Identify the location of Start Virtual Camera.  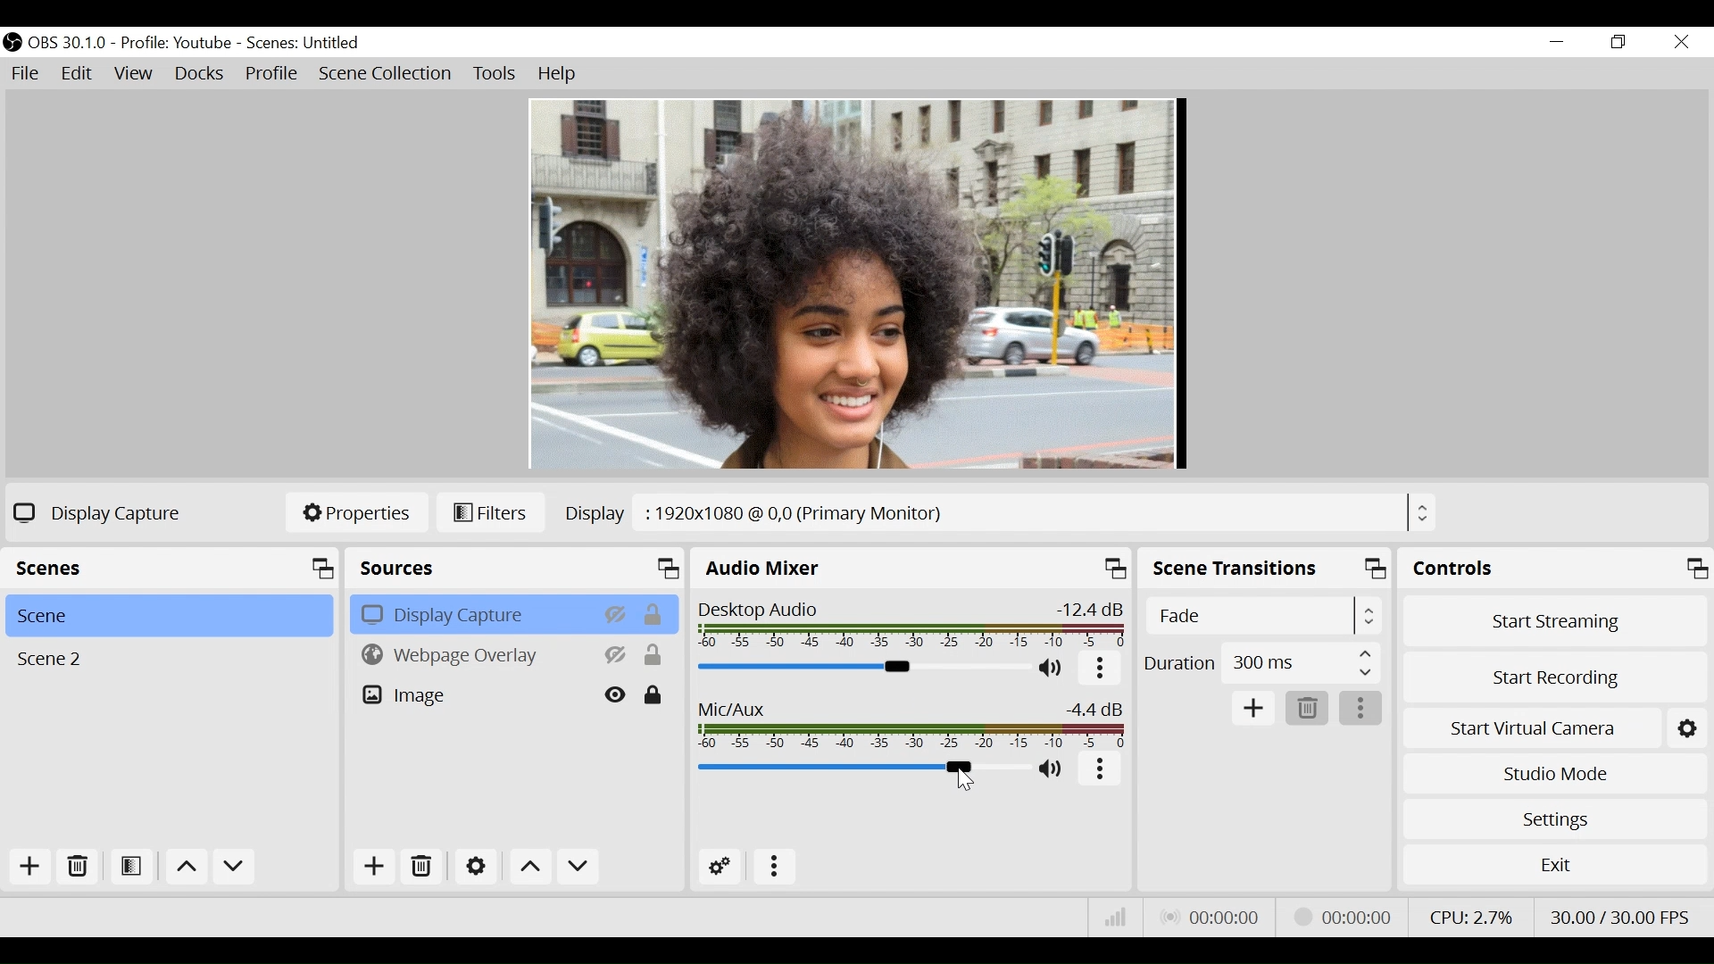
(1534, 728).